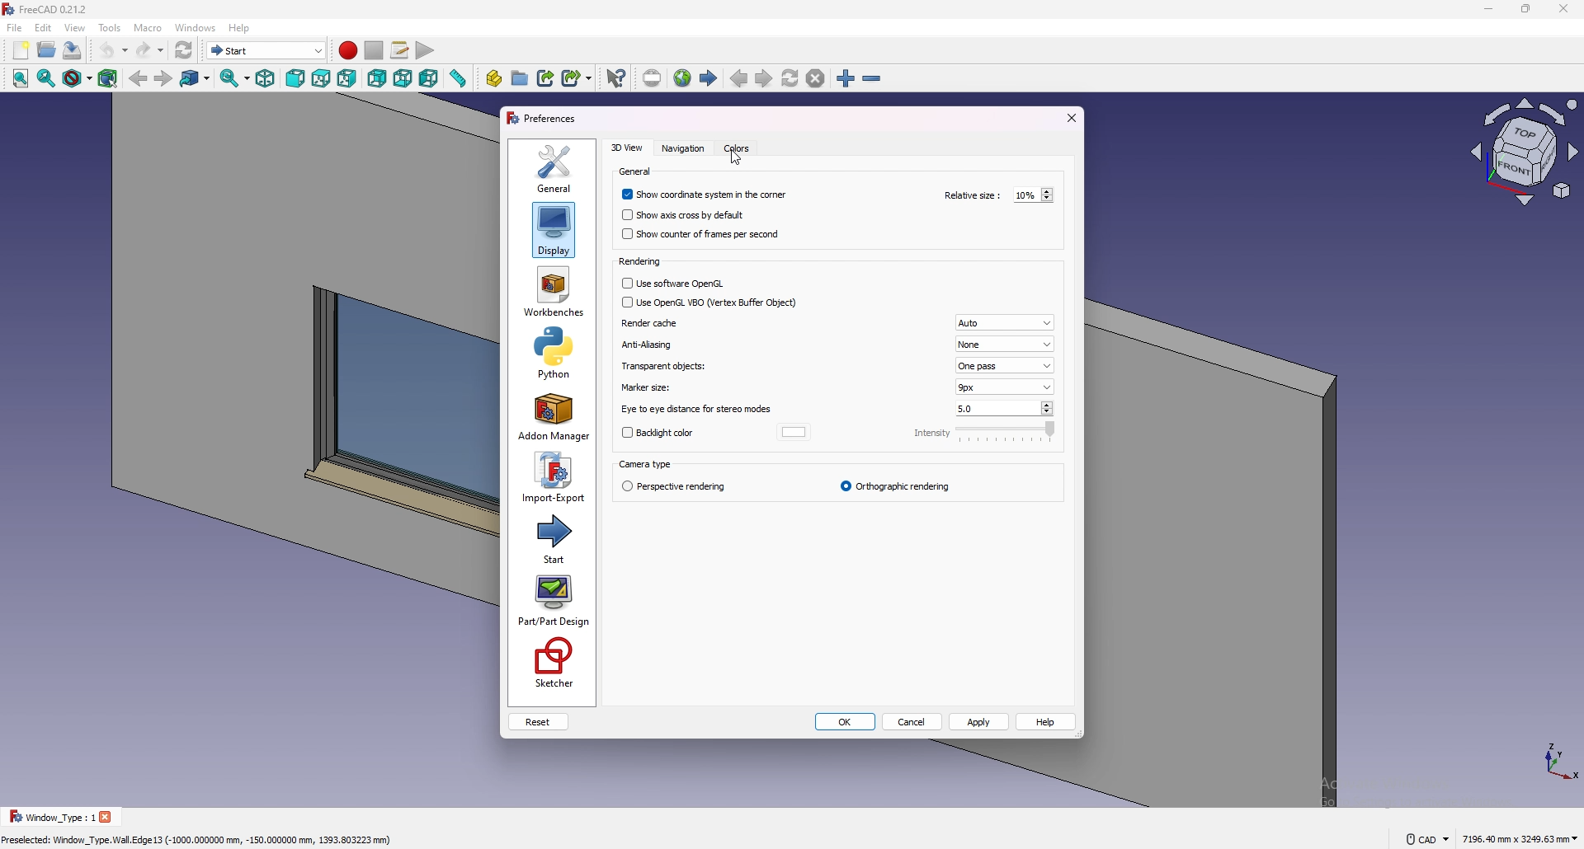  Describe the element at coordinates (1563, 9) in the screenshot. I see `close` at that location.